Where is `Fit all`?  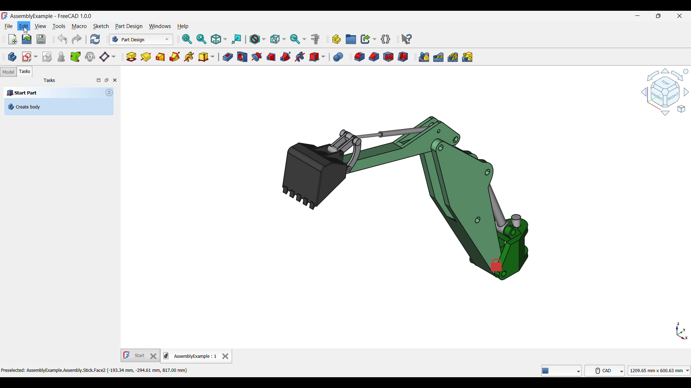
Fit all is located at coordinates (187, 39).